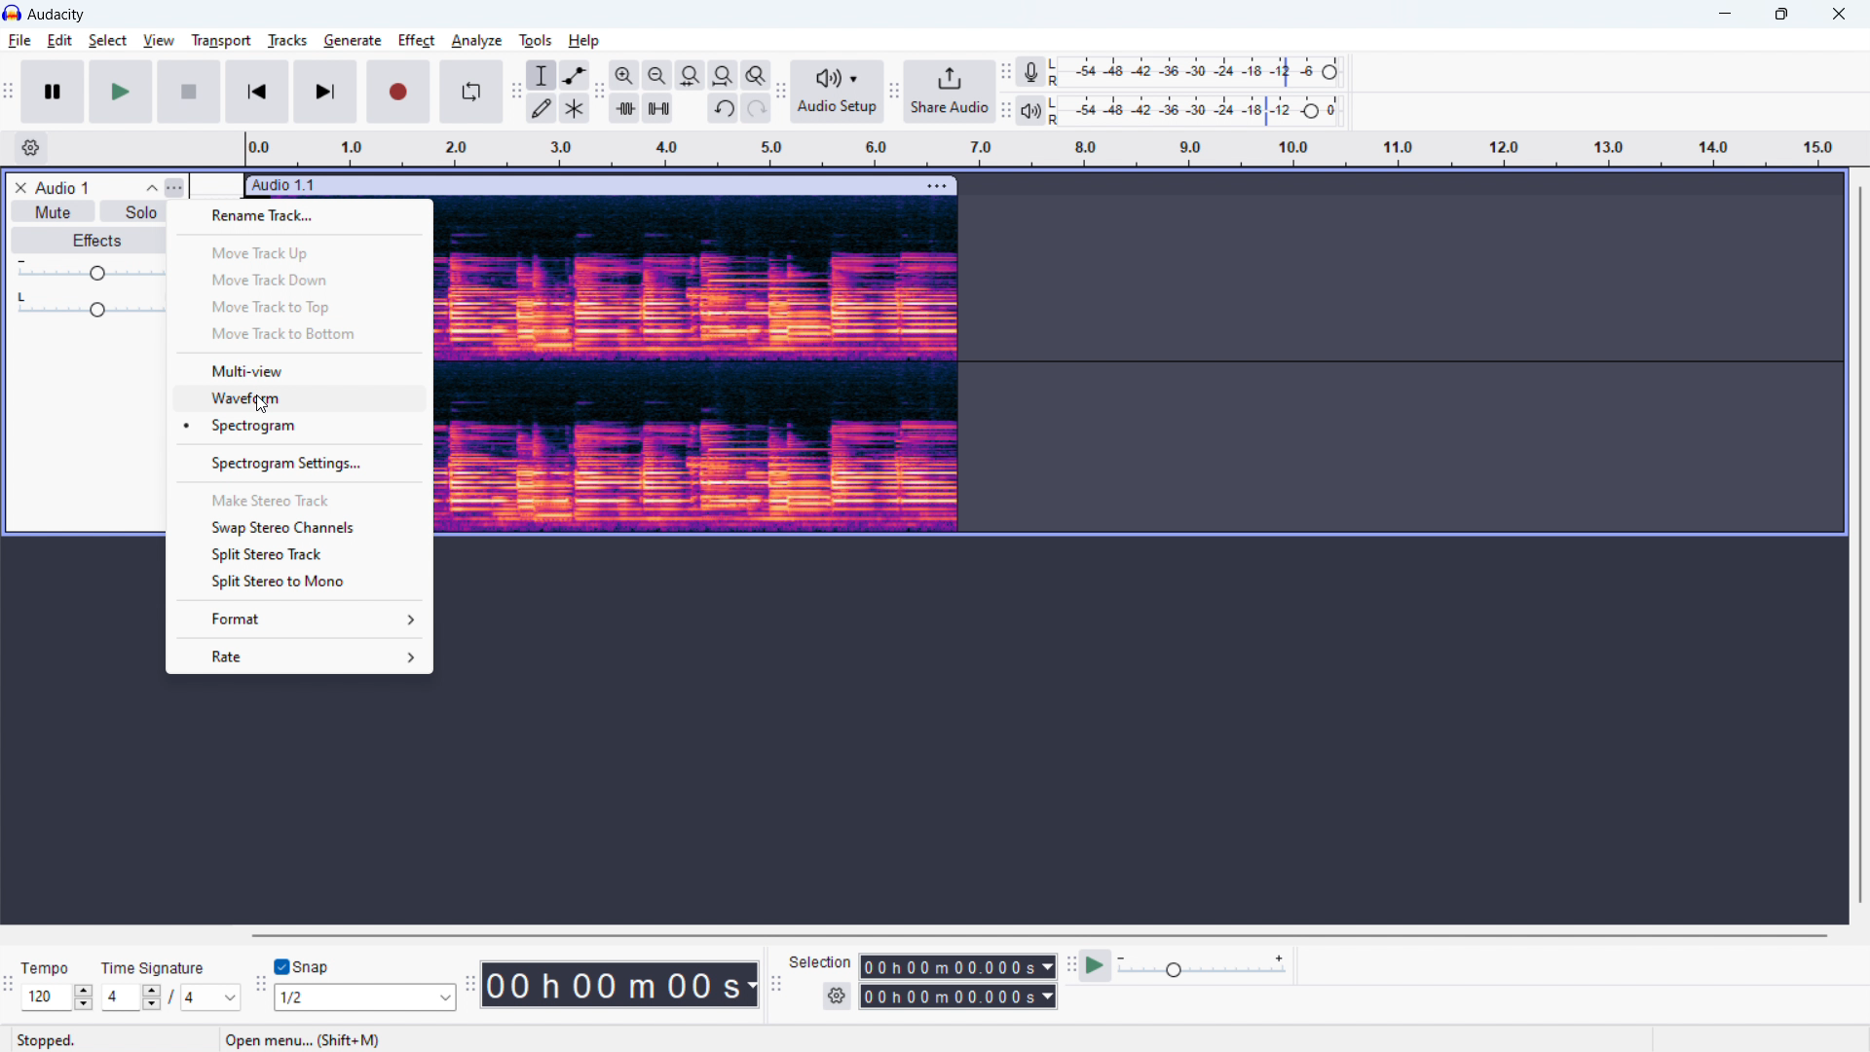 This screenshot has height=1052, width=1870. What do you see at coordinates (837, 996) in the screenshot?
I see `selection settings` at bounding box center [837, 996].